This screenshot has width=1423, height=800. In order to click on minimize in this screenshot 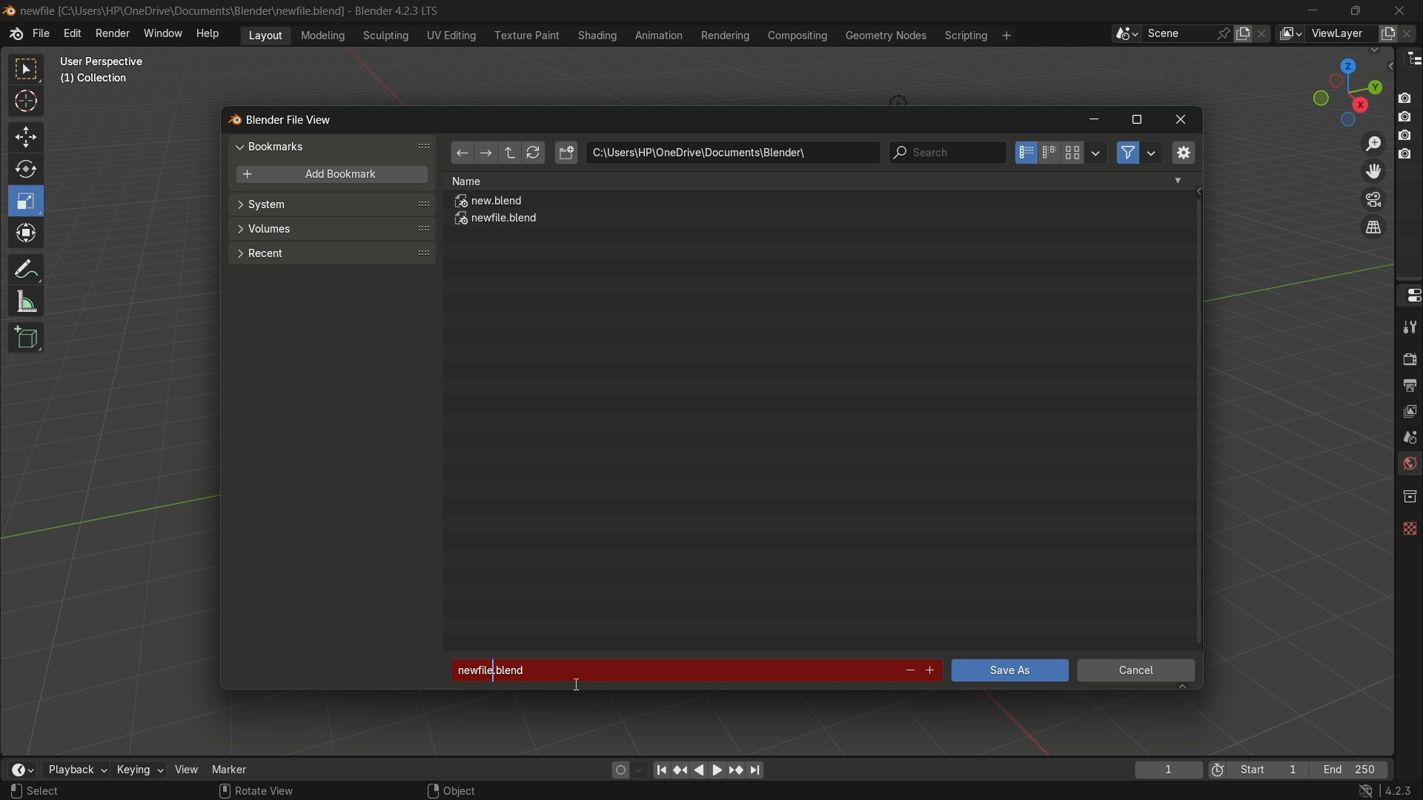, I will do `click(1313, 10)`.